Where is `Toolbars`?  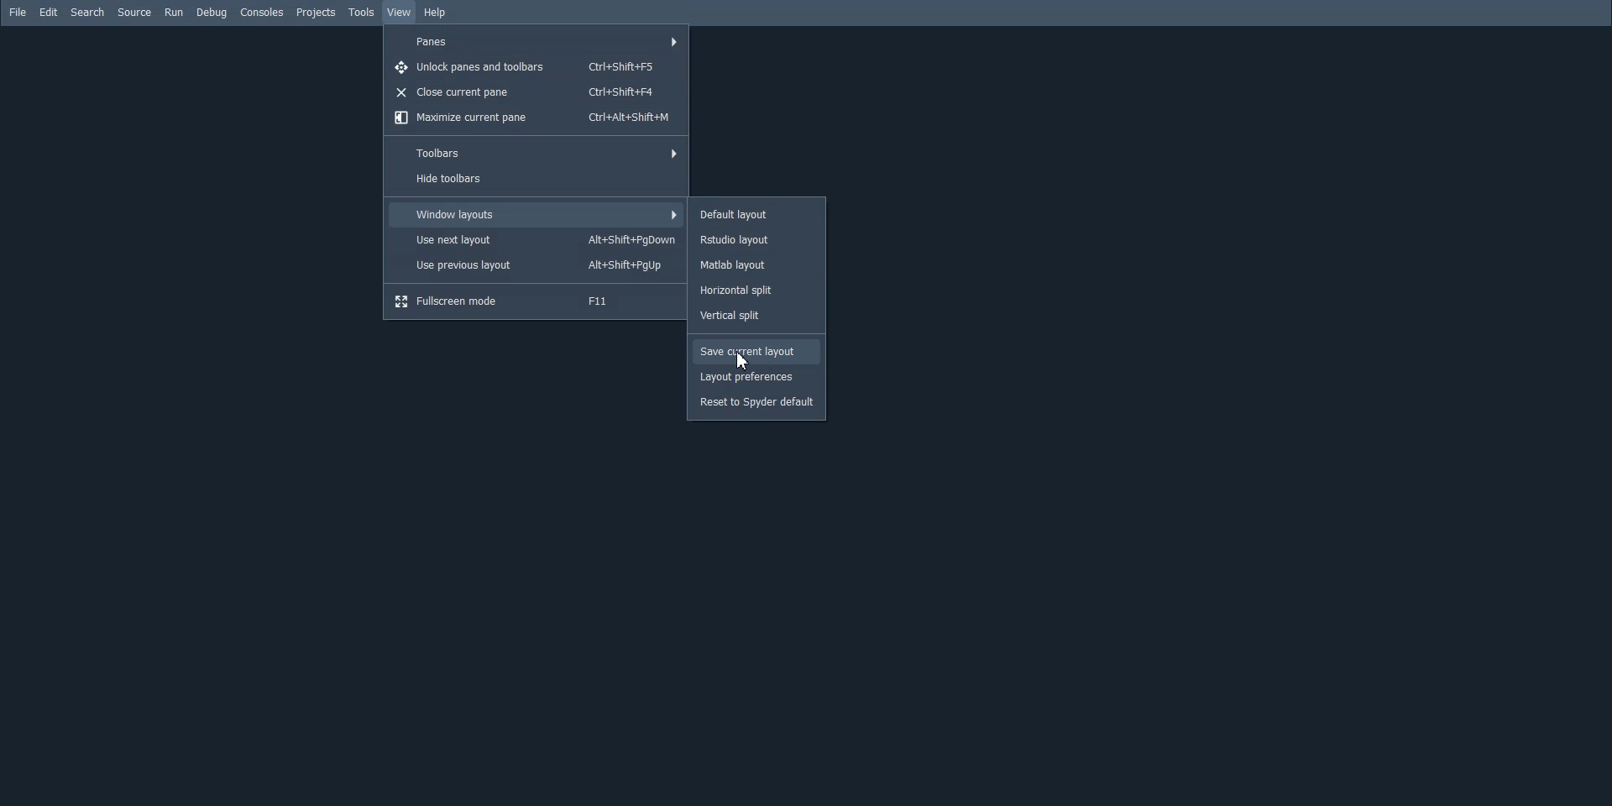 Toolbars is located at coordinates (534, 152).